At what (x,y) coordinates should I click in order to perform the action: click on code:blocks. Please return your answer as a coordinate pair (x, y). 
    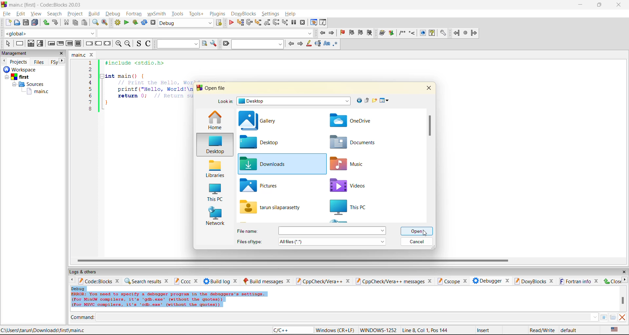
    Looking at the image, I should click on (95, 281).